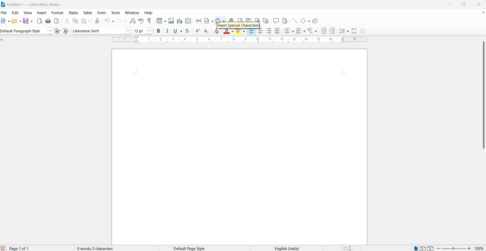 Image resolution: width=486 pixels, height=251 pixels. What do you see at coordinates (205, 21) in the screenshot?
I see `insert field icon` at bounding box center [205, 21].